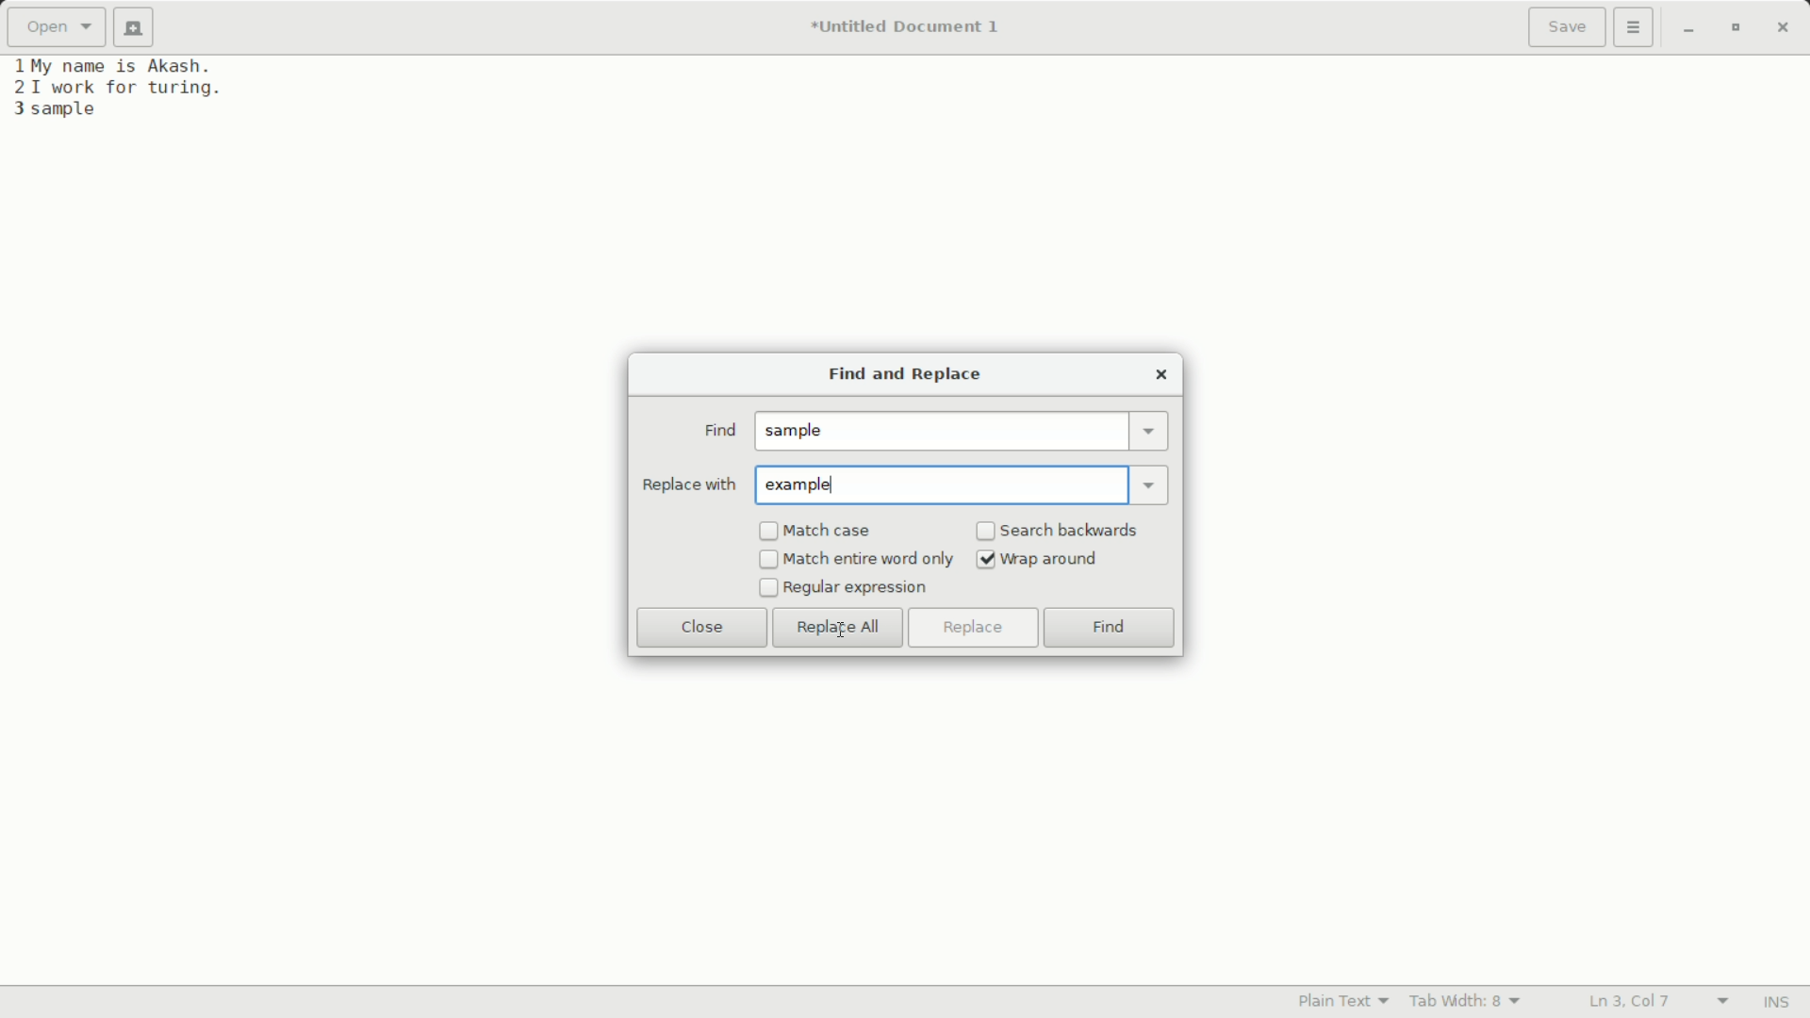 This screenshot has height=1018, width=1810. I want to click on close app, so click(1783, 27).